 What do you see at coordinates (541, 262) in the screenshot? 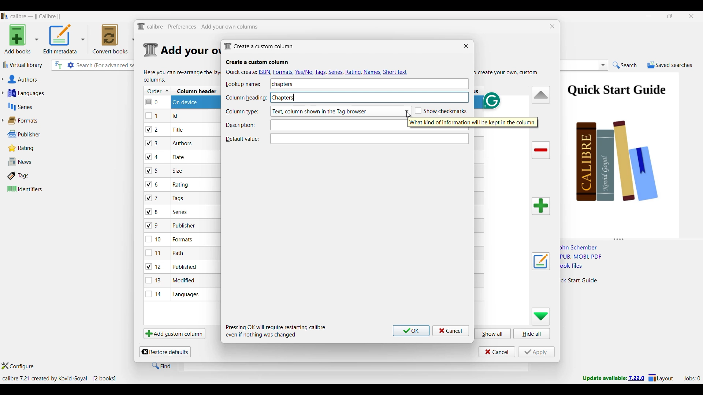
I see `Edit settings of a user defined column` at bounding box center [541, 262].